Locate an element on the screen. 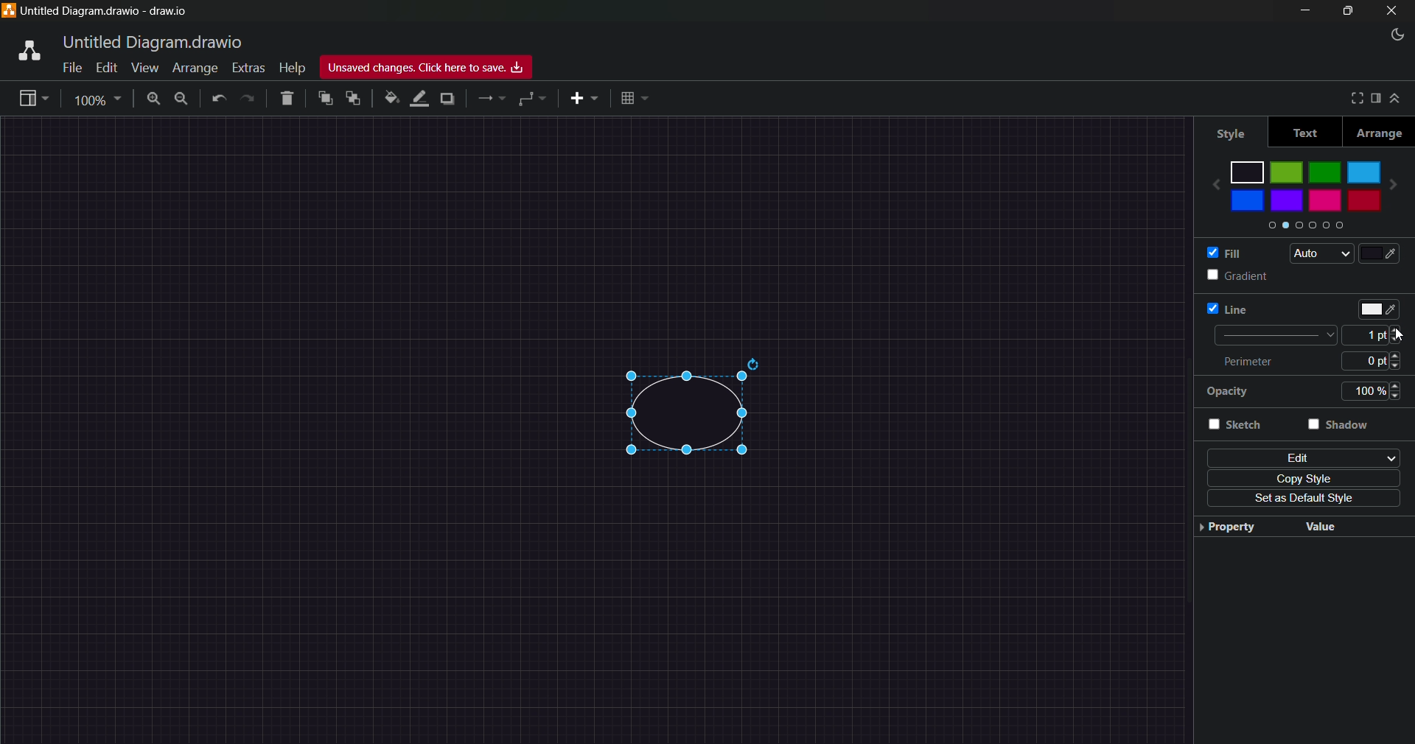 The image size is (1415, 744). extras is located at coordinates (248, 66).